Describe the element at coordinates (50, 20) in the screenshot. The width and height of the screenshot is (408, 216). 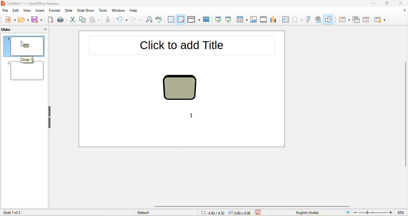
I see `export directly as pdf` at that location.